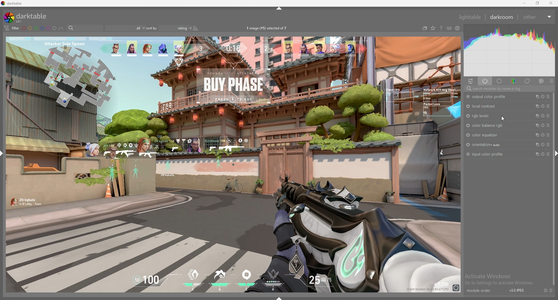 This screenshot has width=558, height=300. What do you see at coordinates (267, 28) in the screenshot?
I see `images selected` at bounding box center [267, 28].